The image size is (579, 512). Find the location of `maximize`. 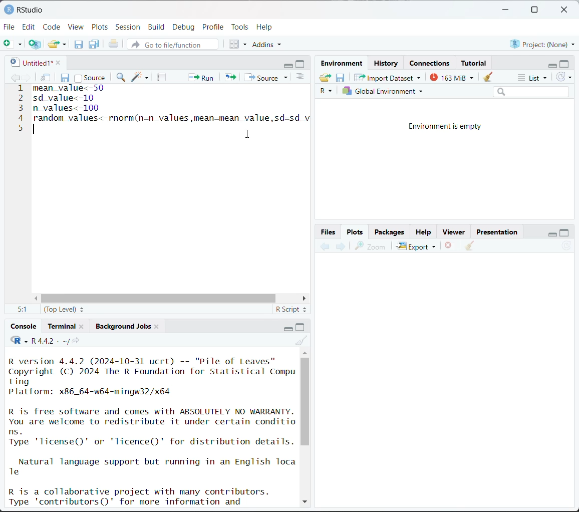

maximize is located at coordinates (302, 64).